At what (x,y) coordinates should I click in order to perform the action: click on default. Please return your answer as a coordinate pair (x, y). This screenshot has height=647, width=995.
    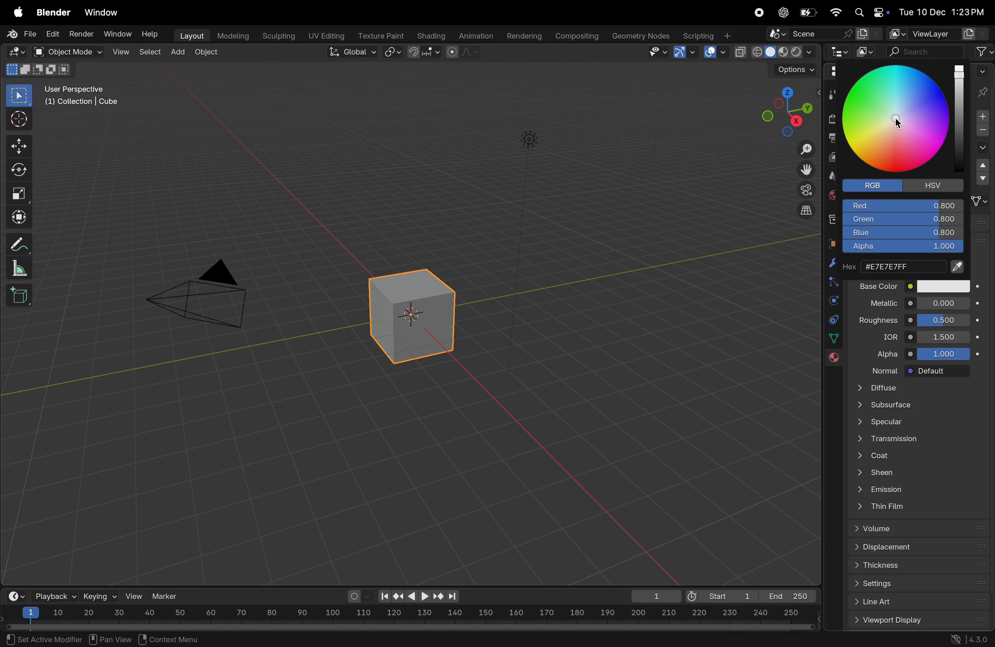
    Looking at the image, I should click on (938, 372).